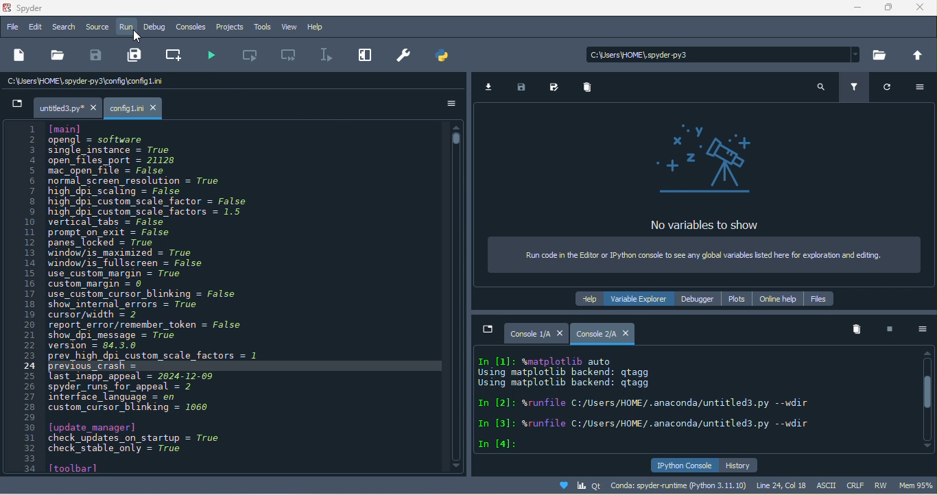 This screenshot has width=937, height=495. What do you see at coordinates (702, 253) in the screenshot?
I see `run code in the editor ` at bounding box center [702, 253].